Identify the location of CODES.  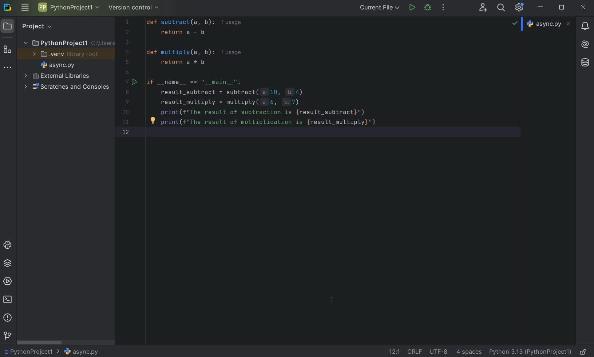
(278, 84).